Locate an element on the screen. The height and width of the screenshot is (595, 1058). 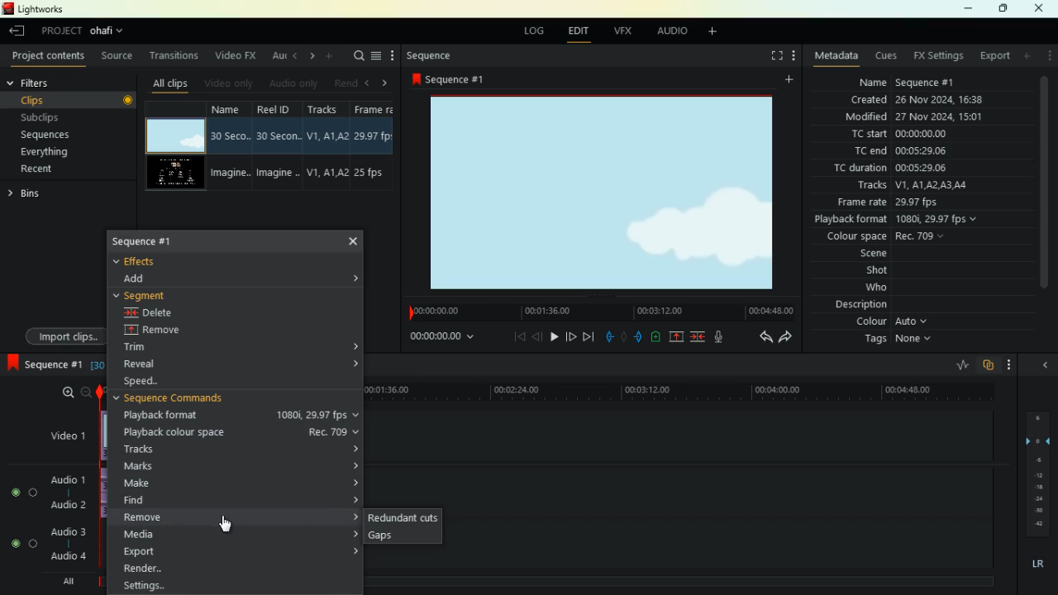
all clips is located at coordinates (169, 85).